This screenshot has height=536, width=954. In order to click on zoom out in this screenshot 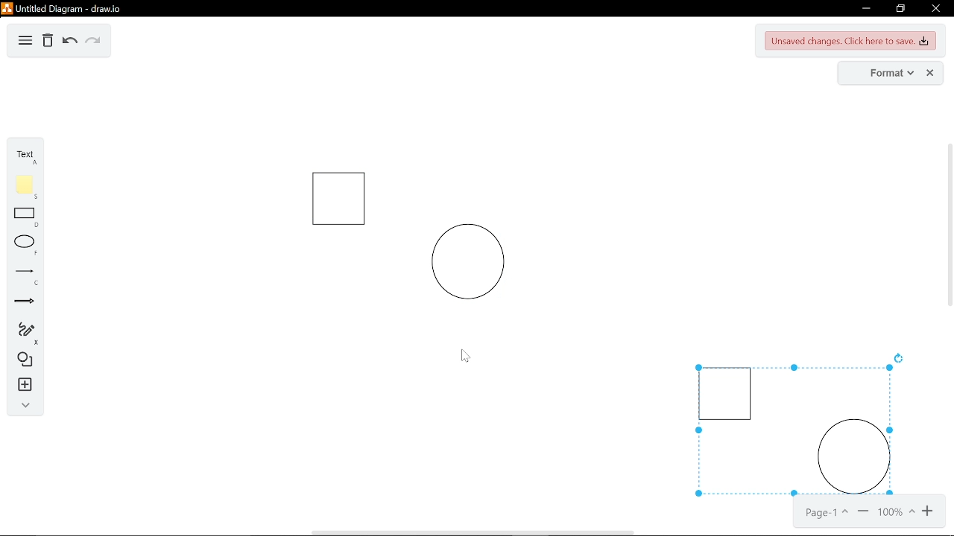, I will do `click(929, 512)`.